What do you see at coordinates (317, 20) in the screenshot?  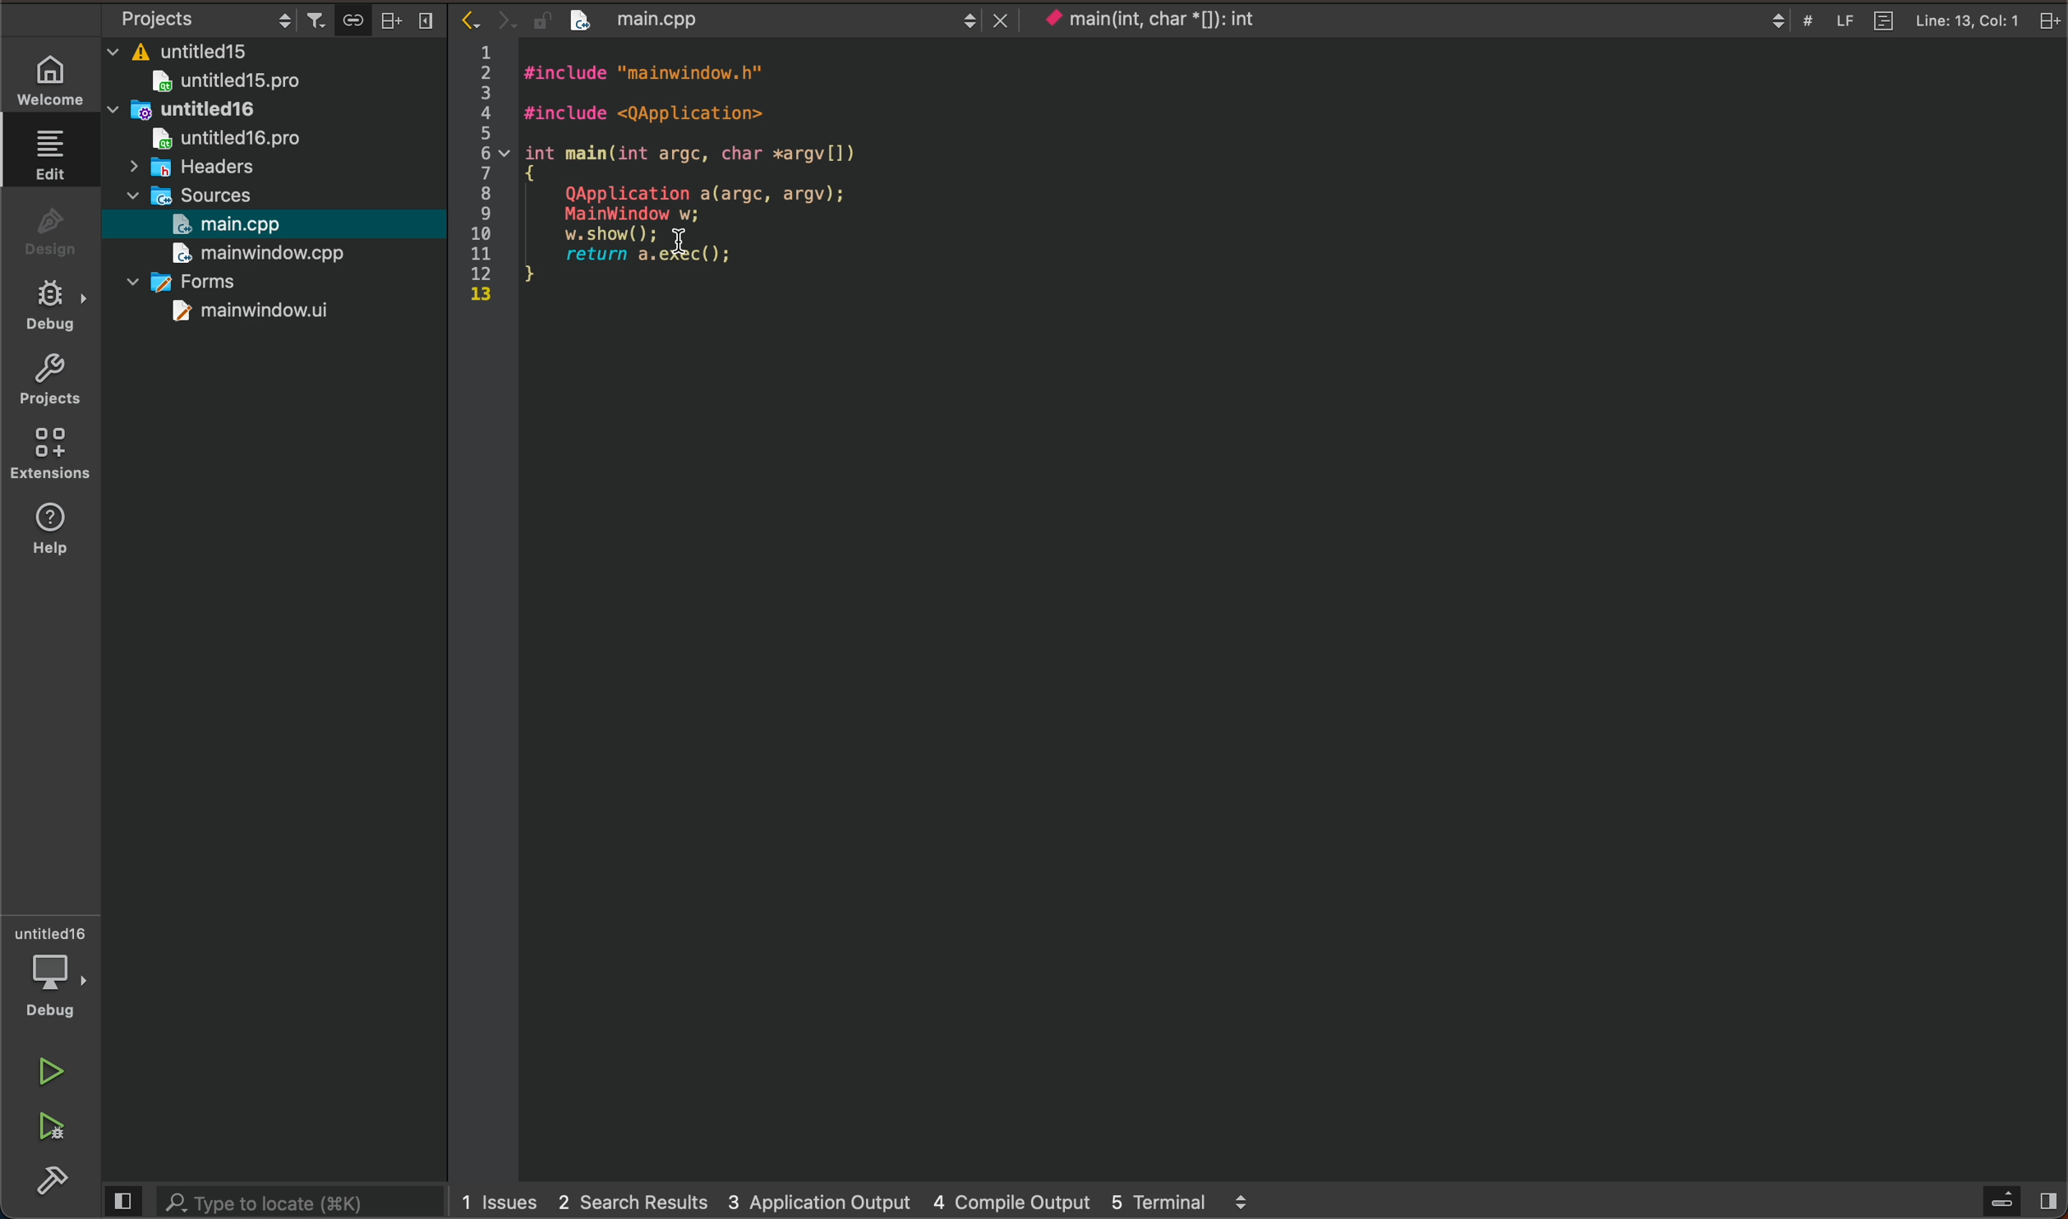 I see `filter` at bounding box center [317, 20].